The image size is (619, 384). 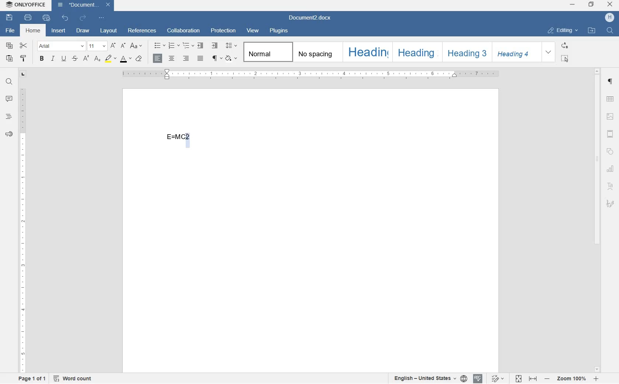 What do you see at coordinates (431, 378) in the screenshot?
I see `text or document language` at bounding box center [431, 378].